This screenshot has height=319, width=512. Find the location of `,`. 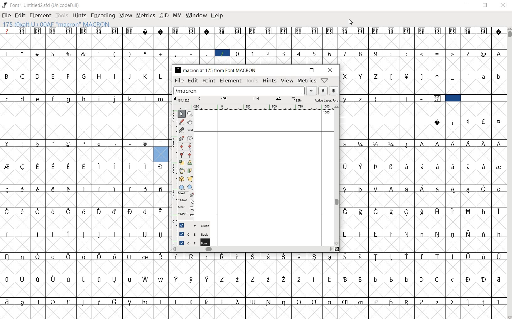

, is located at coordinates (176, 54).